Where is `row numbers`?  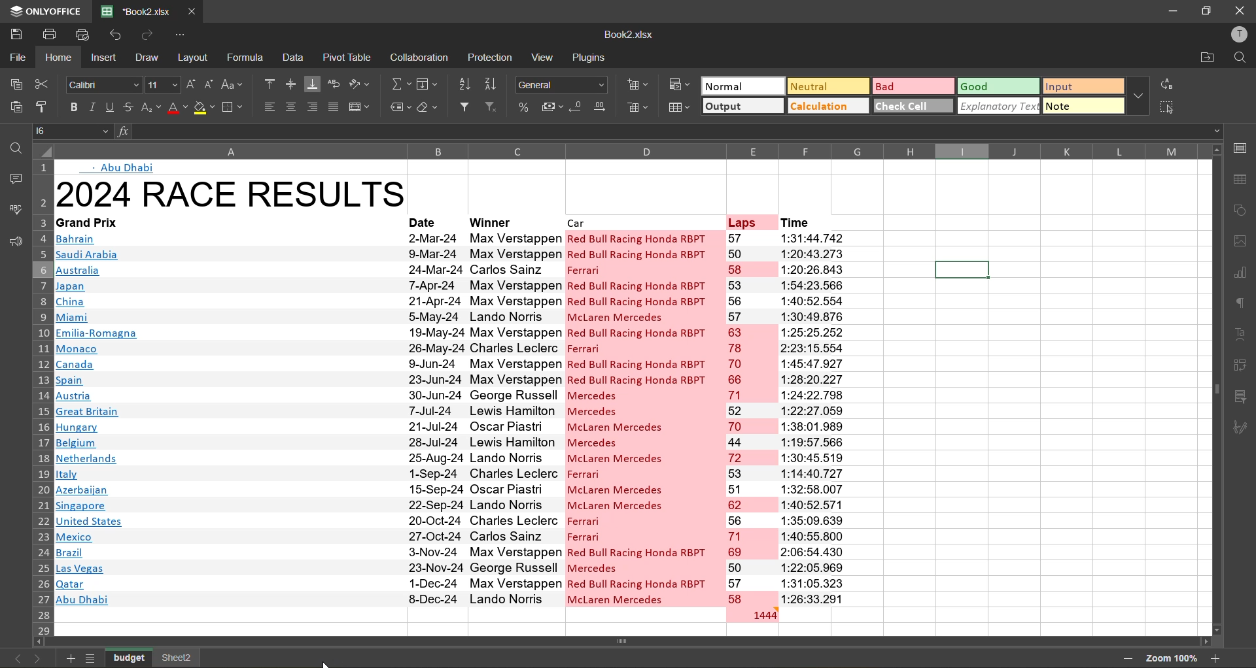
row numbers is located at coordinates (41, 396).